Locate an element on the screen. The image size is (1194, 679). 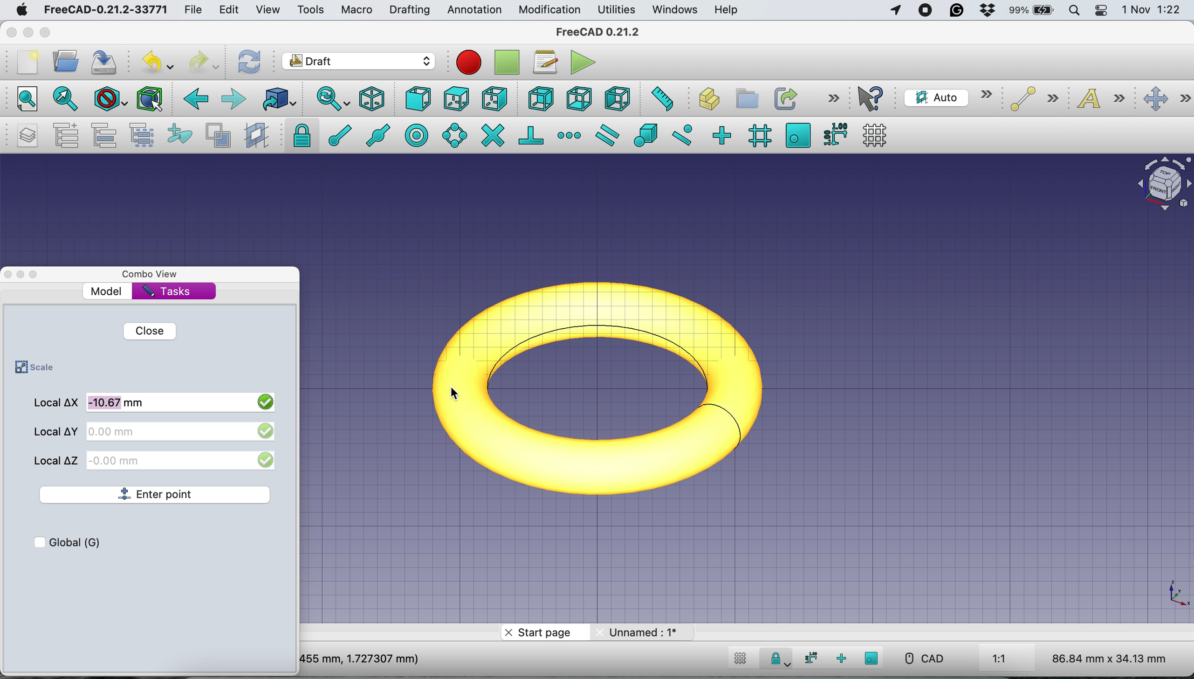
model is located at coordinates (108, 291).